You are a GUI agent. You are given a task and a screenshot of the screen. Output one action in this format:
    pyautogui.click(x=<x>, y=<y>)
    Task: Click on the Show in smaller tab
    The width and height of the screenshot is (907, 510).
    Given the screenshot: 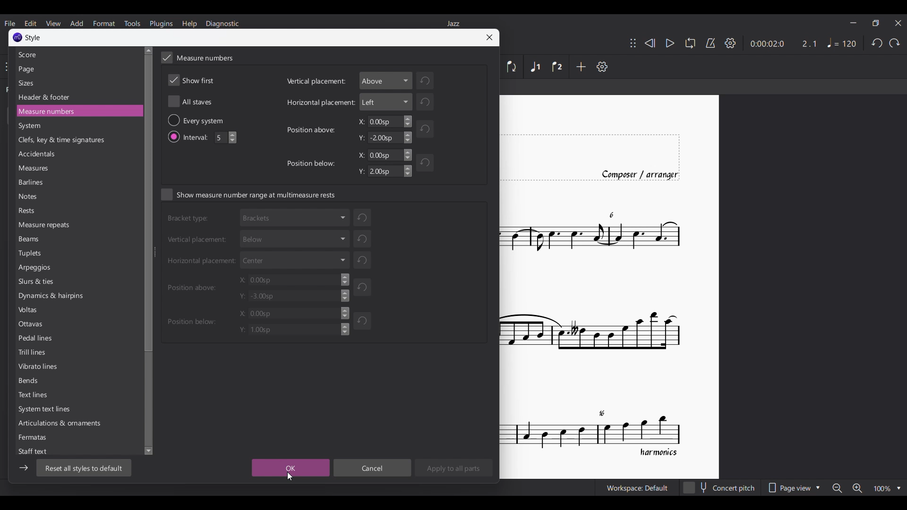 What is the action you would take?
    pyautogui.click(x=875, y=23)
    